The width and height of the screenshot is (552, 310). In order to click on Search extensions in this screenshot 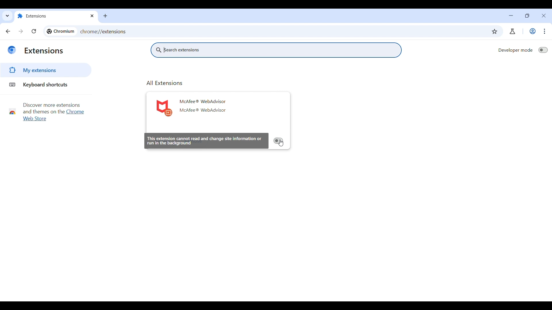, I will do `click(276, 50)`.